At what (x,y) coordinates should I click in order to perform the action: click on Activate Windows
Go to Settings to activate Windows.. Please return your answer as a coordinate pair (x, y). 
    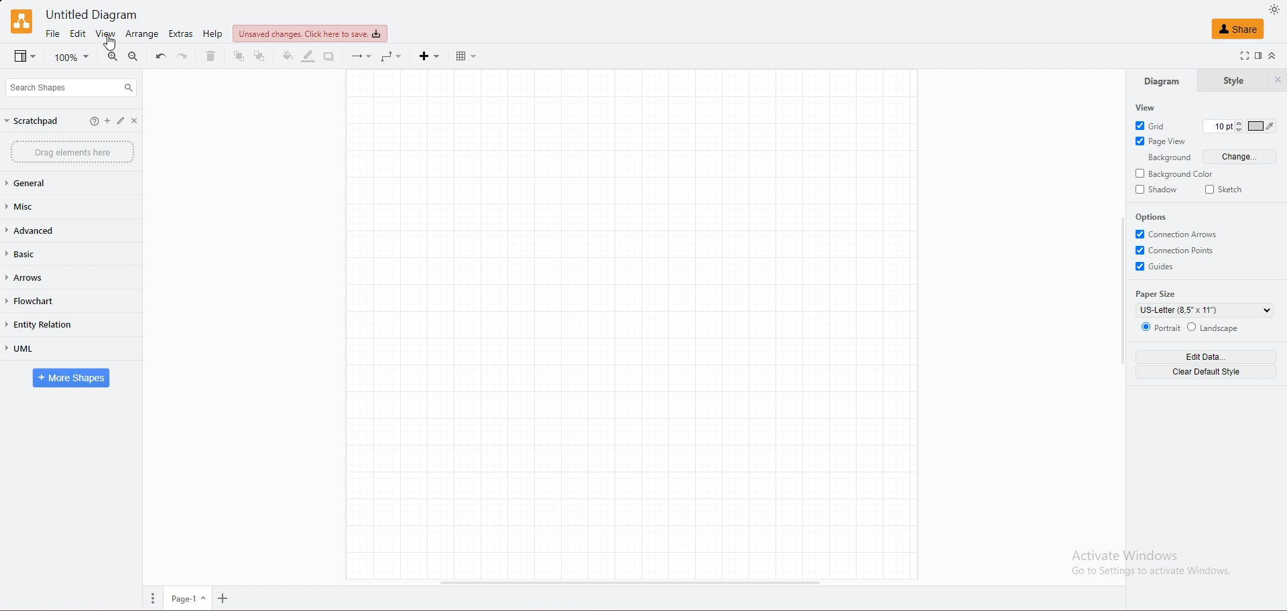
    Looking at the image, I should click on (1150, 567).